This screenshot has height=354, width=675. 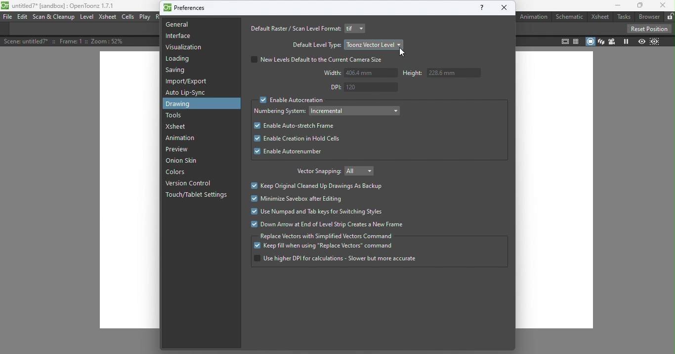 What do you see at coordinates (295, 199) in the screenshot?
I see `Minimize savebox after editing` at bounding box center [295, 199].